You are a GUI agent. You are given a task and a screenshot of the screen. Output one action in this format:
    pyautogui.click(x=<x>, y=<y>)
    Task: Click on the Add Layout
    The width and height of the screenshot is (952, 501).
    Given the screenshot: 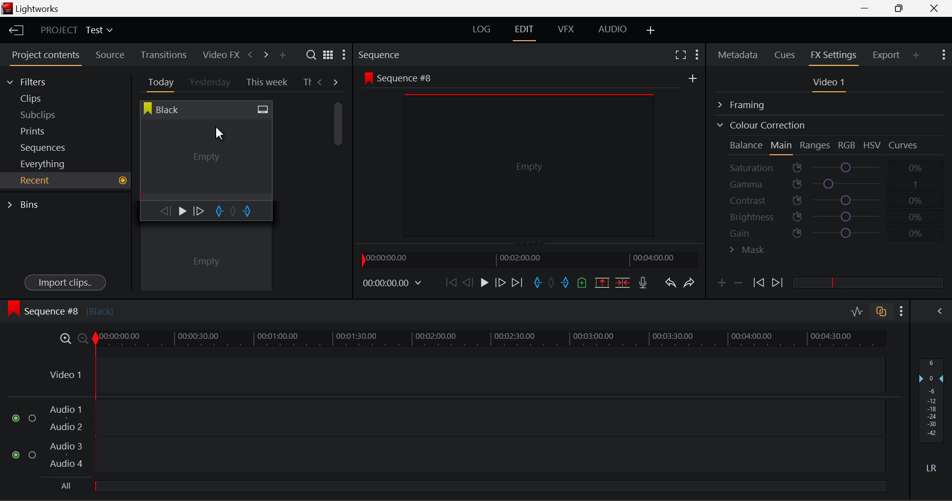 What is the action you would take?
    pyautogui.click(x=651, y=31)
    